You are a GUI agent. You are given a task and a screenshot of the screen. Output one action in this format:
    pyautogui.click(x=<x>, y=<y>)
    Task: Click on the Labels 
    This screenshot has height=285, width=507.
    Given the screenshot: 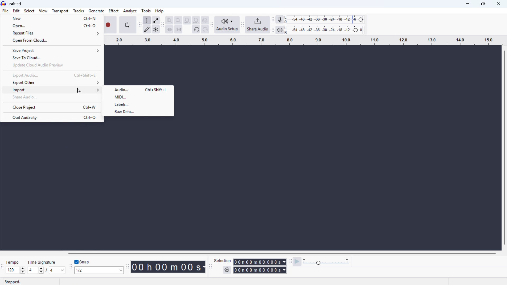 What is the action you would take?
    pyautogui.click(x=138, y=104)
    